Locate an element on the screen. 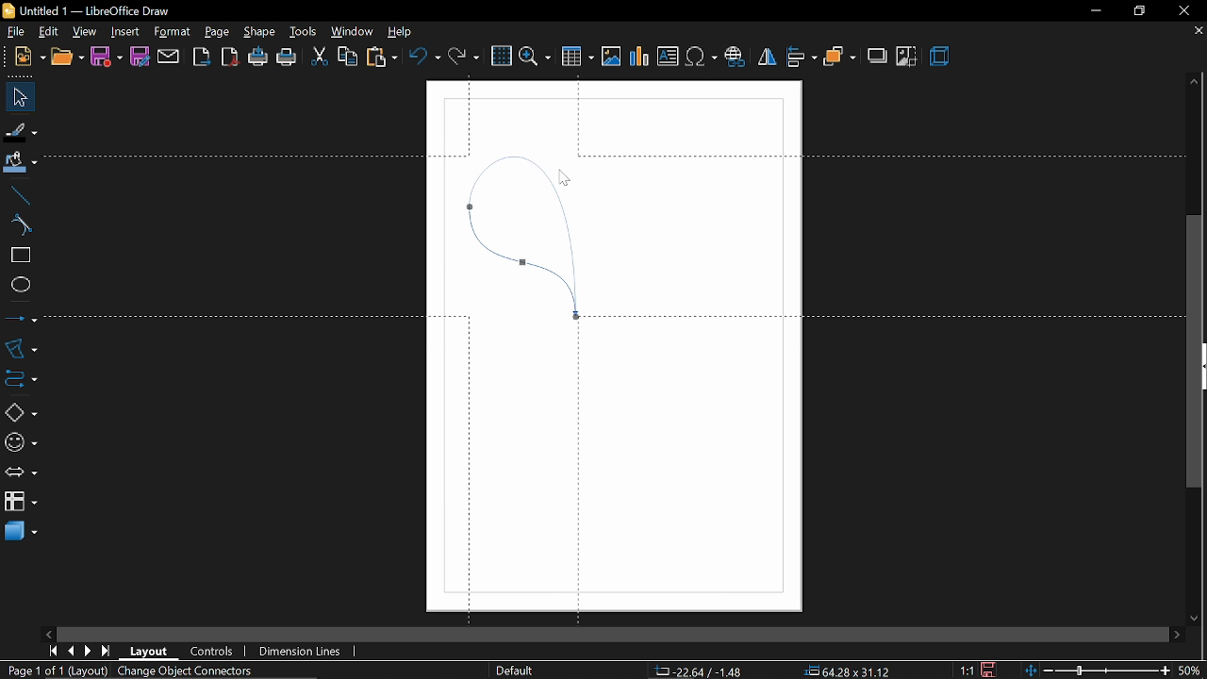 The image size is (1207, 679). view is located at coordinates (85, 30).